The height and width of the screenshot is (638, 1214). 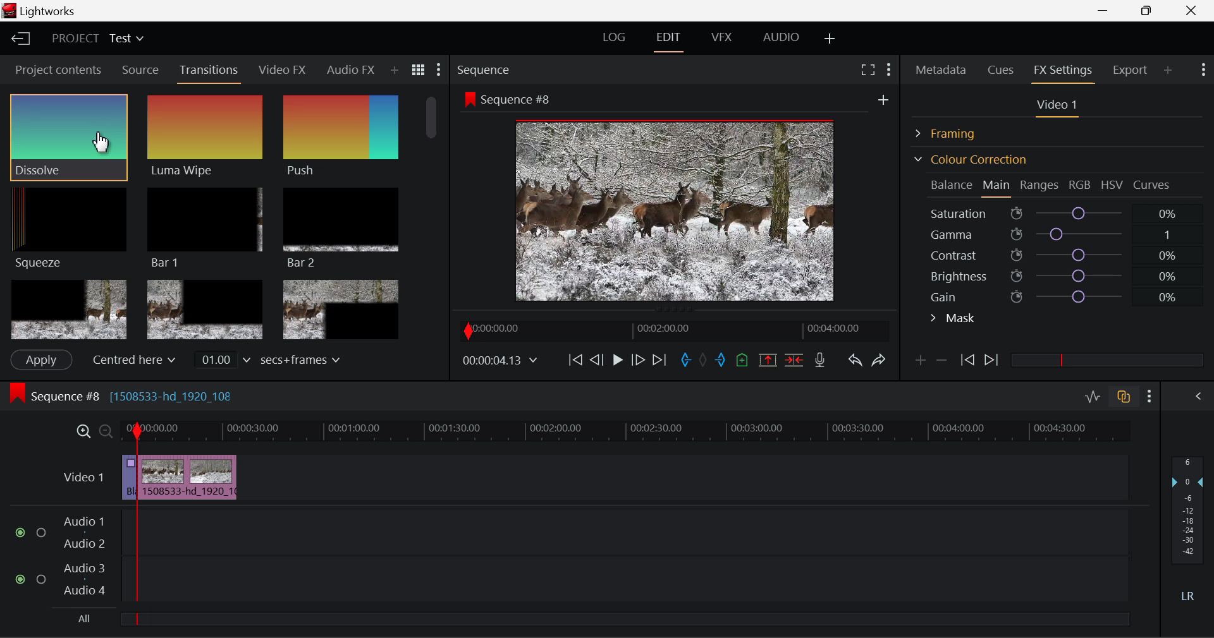 What do you see at coordinates (624, 618) in the screenshot?
I see `slider` at bounding box center [624, 618].